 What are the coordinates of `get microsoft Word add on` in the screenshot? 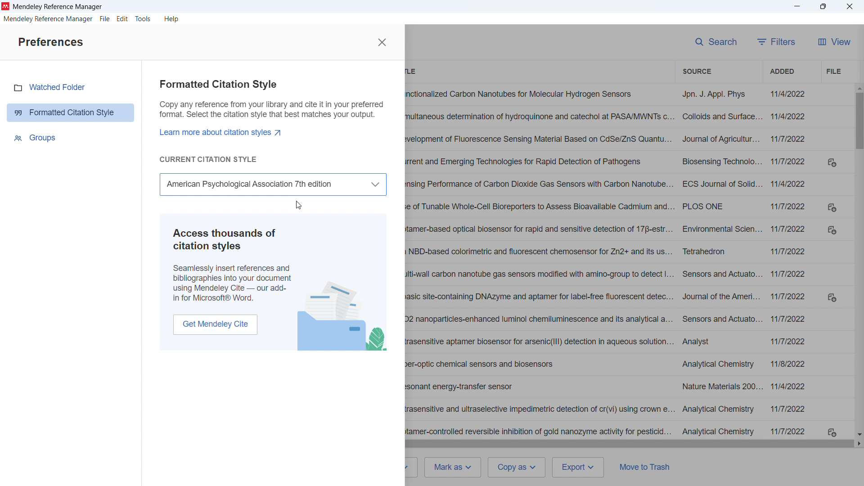 It's located at (215, 324).